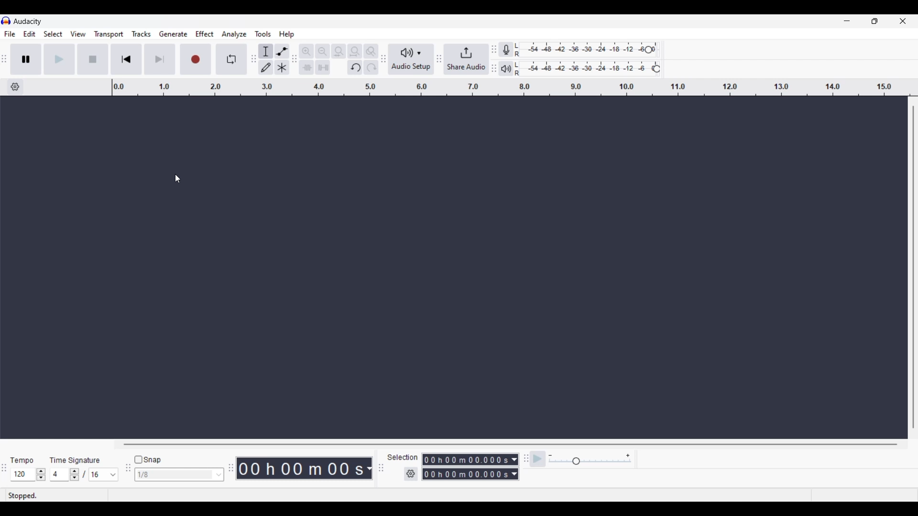 The image size is (918, 516). What do you see at coordinates (177, 179) in the screenshot?
I see `Cursor` at bounding box center [177, 179].